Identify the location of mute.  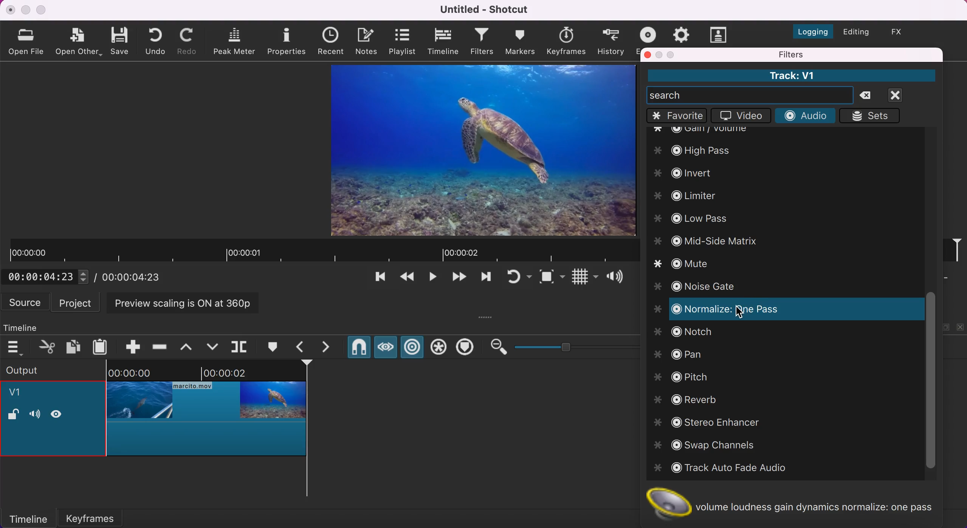
(691, 265).